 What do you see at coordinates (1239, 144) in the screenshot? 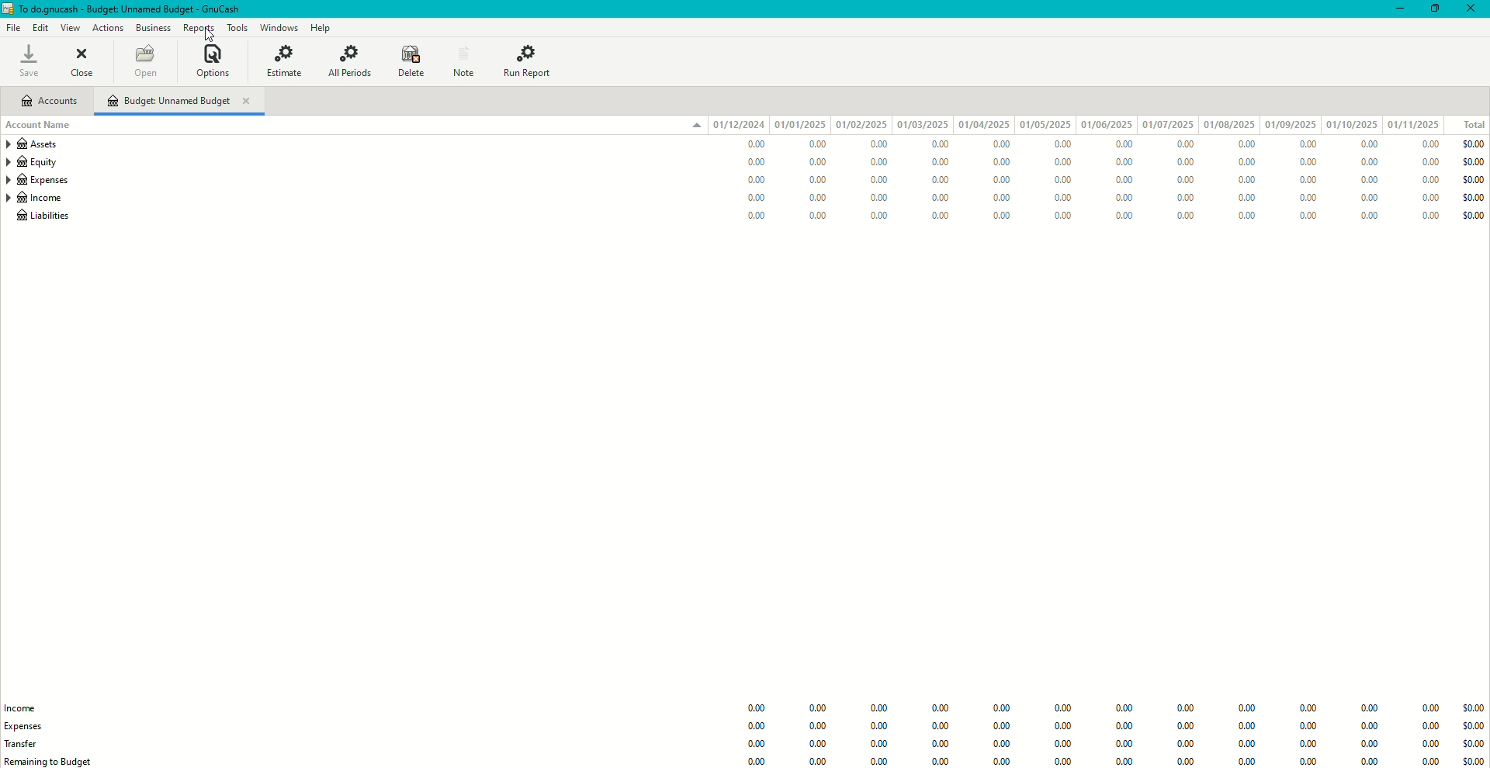
I see `0.00` at bounding box center [1239, 144].